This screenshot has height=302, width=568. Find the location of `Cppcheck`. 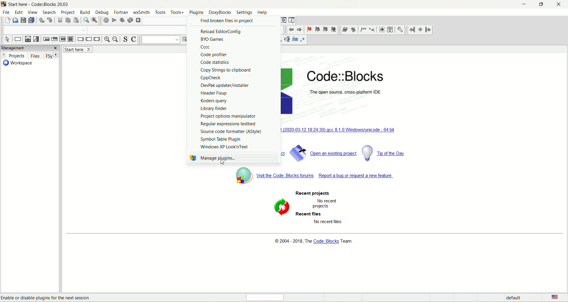

Cppcheck is located at coordinates (211, 78).